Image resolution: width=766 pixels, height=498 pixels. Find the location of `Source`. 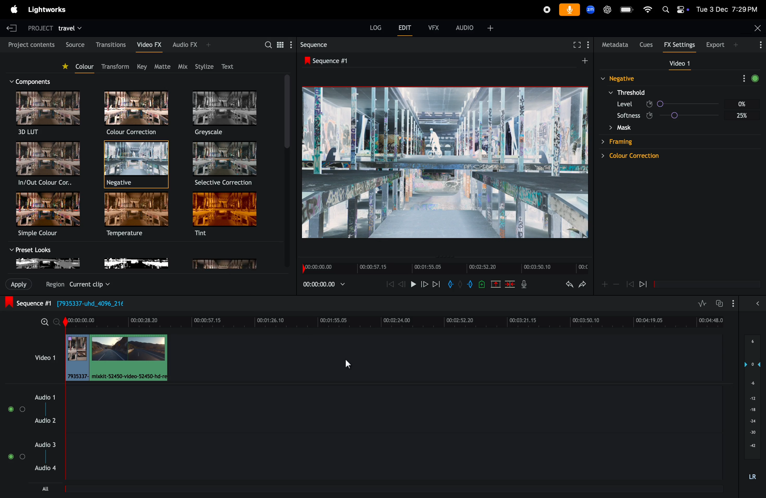

Source is located at coordinates (73, 43).